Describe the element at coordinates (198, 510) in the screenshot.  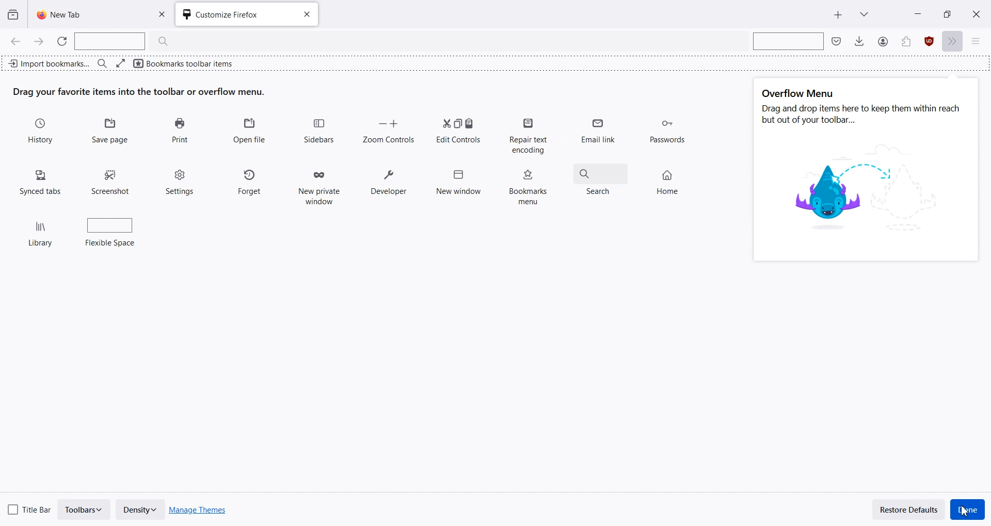
I see `Manage Themes` at that location.